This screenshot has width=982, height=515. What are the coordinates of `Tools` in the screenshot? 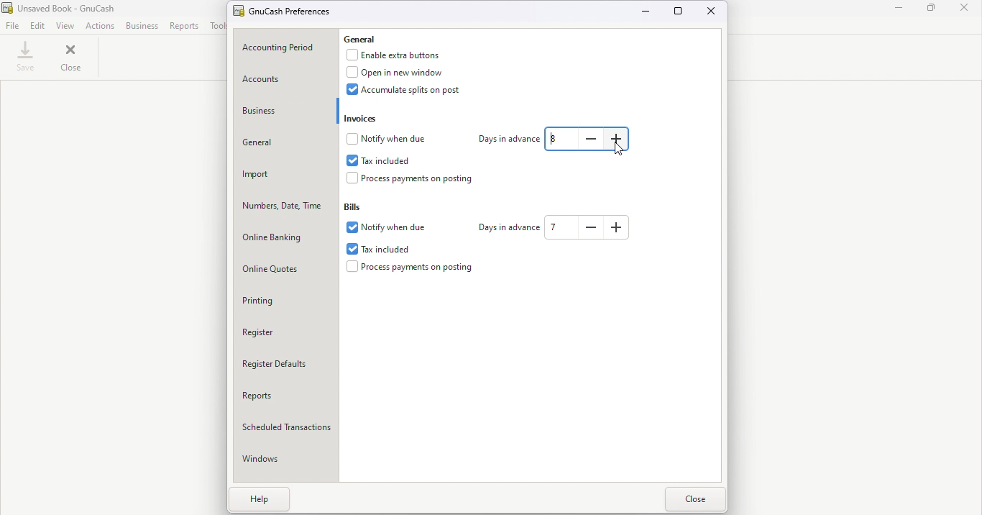 It's located at (217, 26).